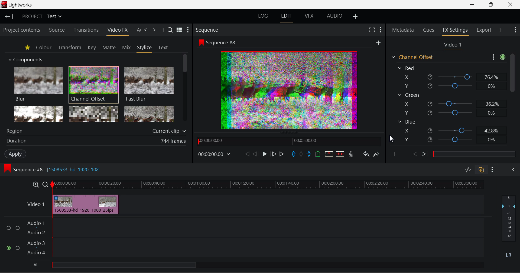  What do you see at coordinates (456, 31) in the screenshot?
I see `FX Settings` at bounding box center [456, 31].